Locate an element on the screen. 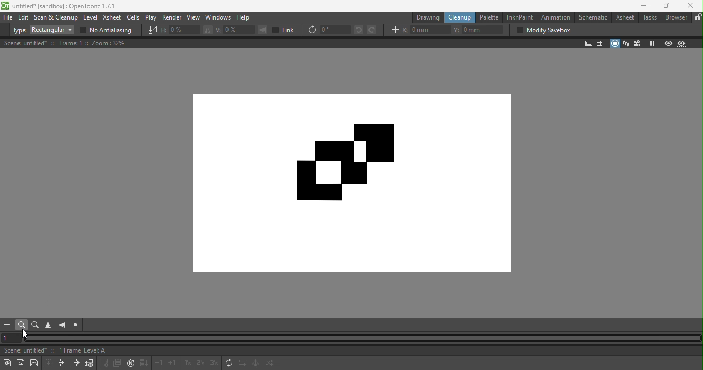  Zoom in is located at coordinates (21, 326).